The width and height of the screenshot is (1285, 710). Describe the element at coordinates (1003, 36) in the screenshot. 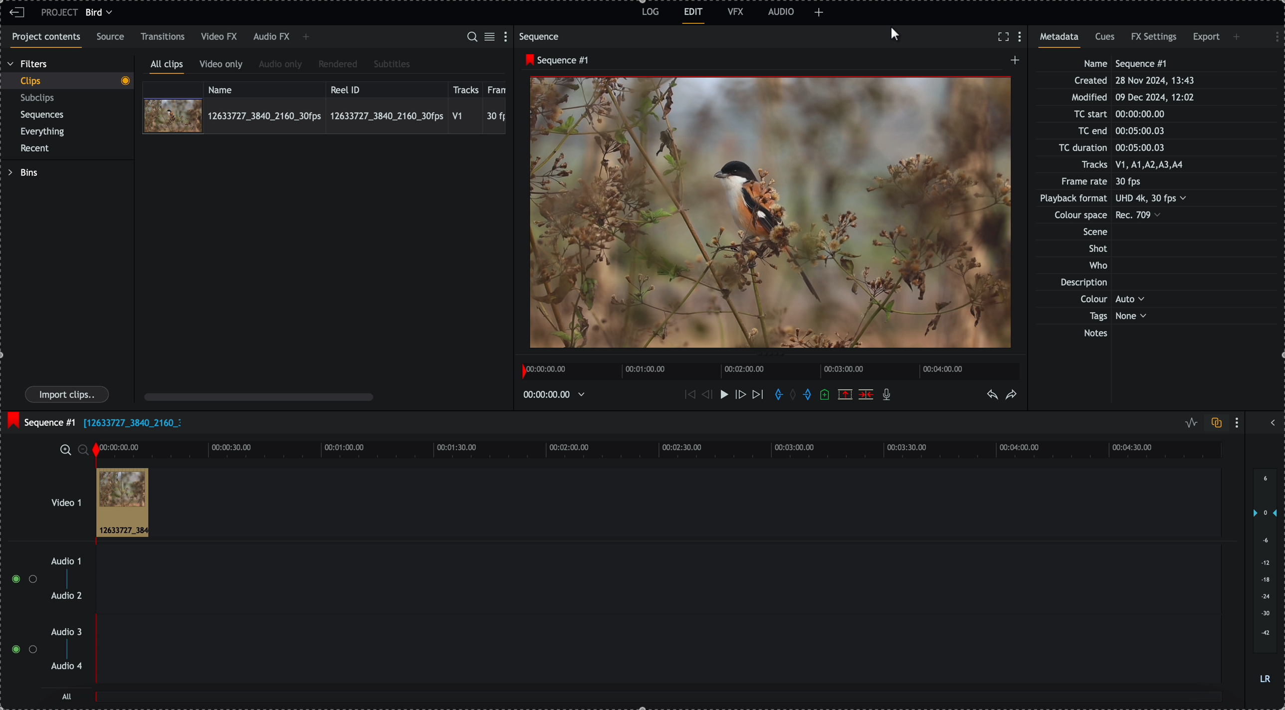

I see `fullscreen` at that location.